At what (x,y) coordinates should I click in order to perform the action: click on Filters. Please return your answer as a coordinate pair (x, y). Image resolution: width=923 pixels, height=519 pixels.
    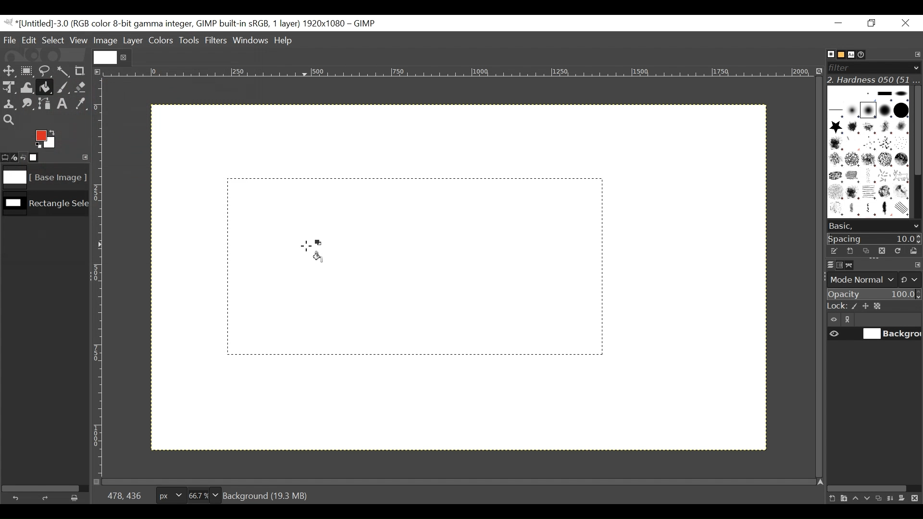
    Looking at the image, I should click on (217, 41).